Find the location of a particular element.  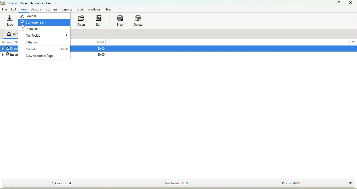

Collapse is located at coordinates (2, 54).